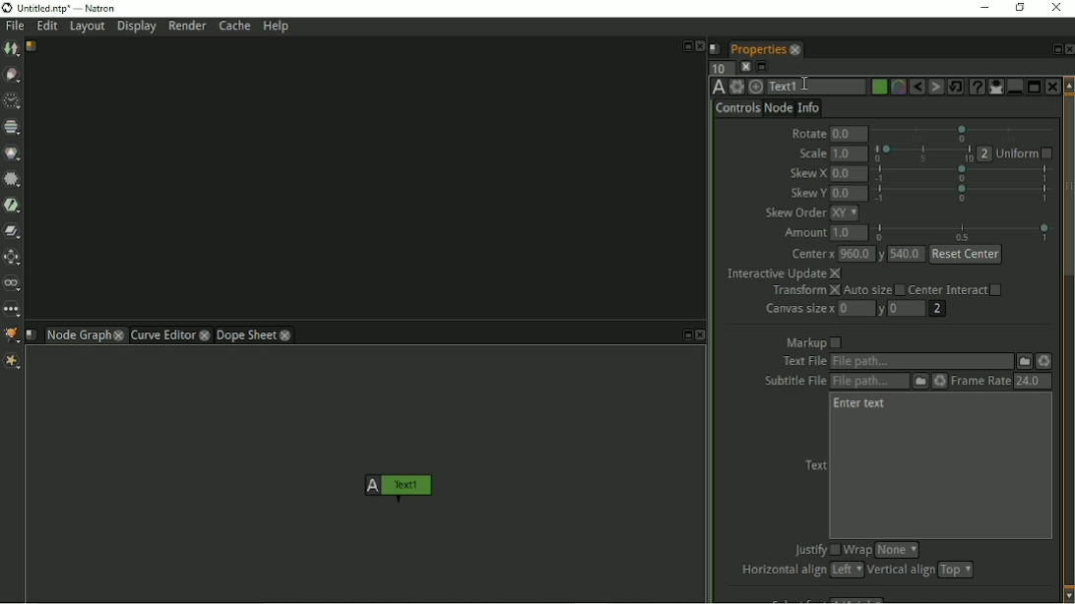 The height and width of the screenshot is (604, 1075). I want to click on Help, so click(278, 28).